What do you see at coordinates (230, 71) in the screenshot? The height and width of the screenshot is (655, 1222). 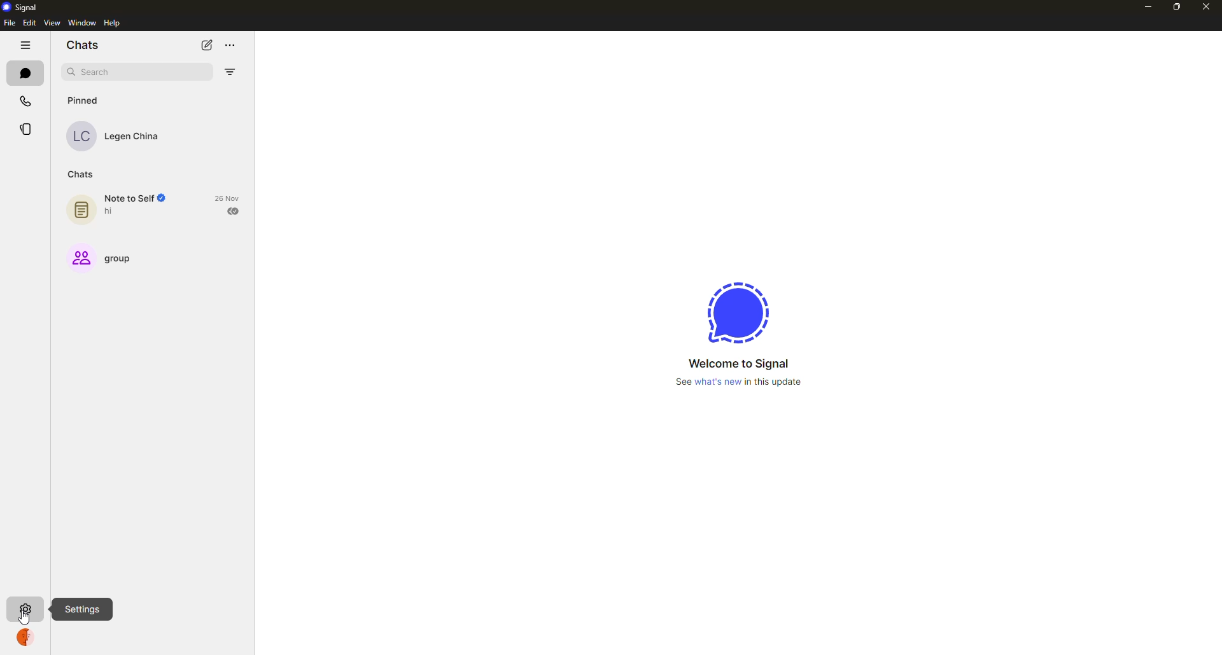 I see `filter` at bounding box center [230, 71].